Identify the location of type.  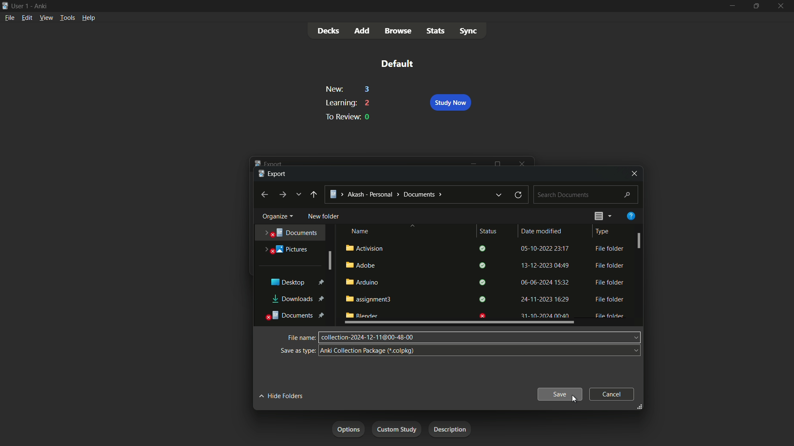
(603, 232).